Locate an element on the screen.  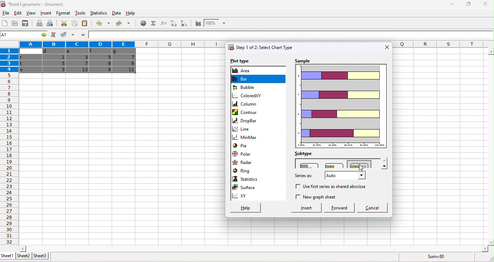
redo is located at coordinates (123, 23).